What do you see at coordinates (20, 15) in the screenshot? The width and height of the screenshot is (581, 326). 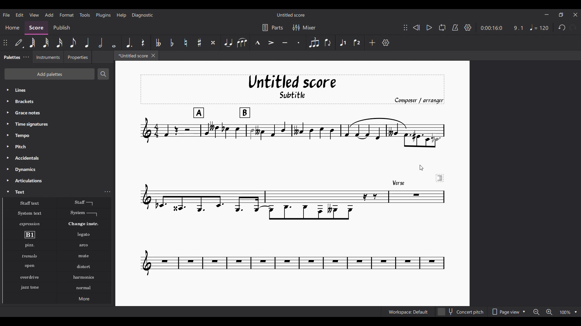 I see `Edit menu` at bounding box center [20, 15].